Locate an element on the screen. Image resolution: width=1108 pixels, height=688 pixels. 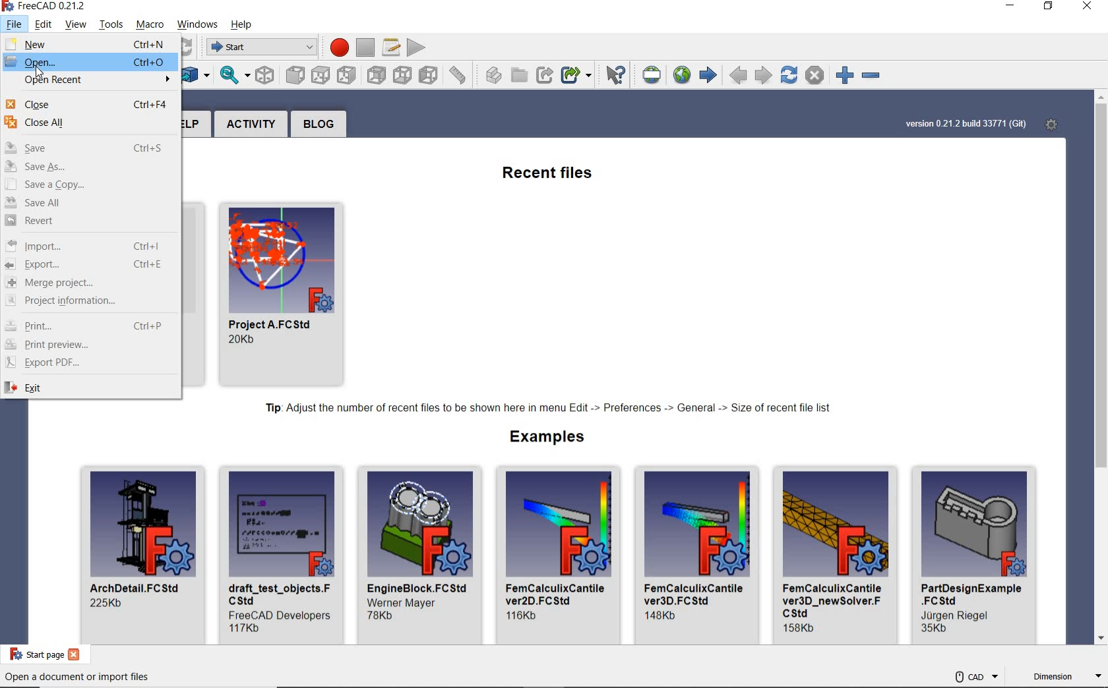
ISOMETRIC is located at coordinates (266, 74).